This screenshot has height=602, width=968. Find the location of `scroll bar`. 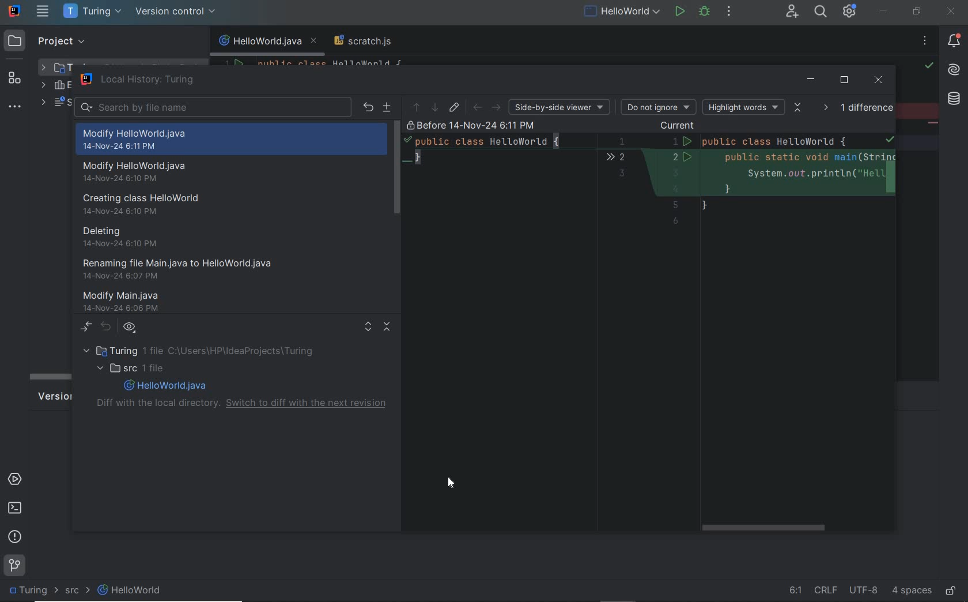

scroll bar is located at coordinates (51, 377).